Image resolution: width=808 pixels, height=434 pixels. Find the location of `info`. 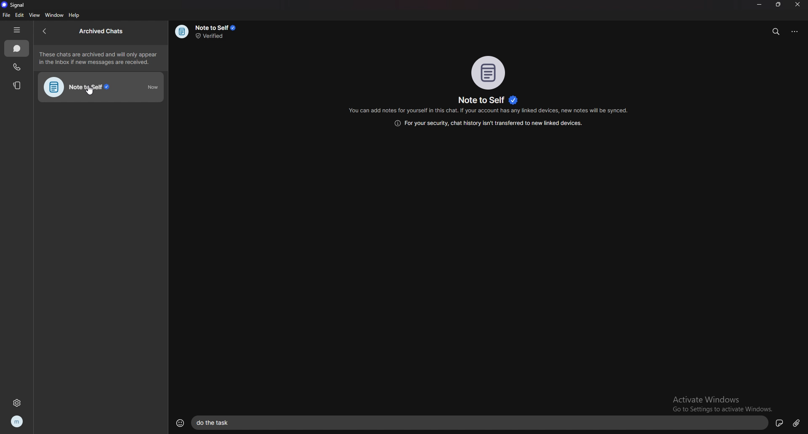

info is located at coordinates (101, 58).